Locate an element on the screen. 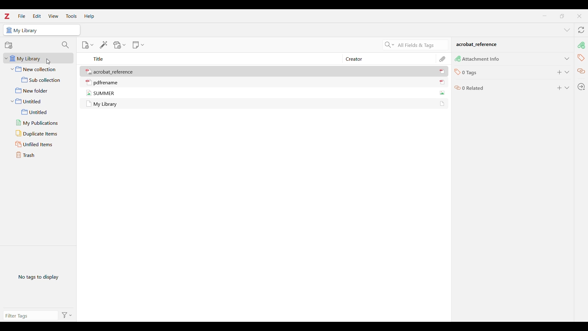  New item options is located at coordinates (88, 45).